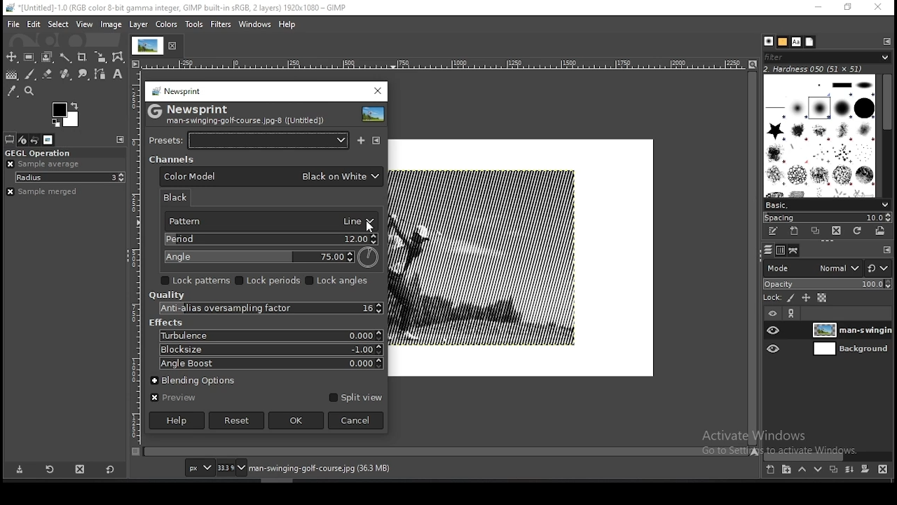 The height and width of the screenshot is (505, 897). I want to click on lock, so click(773, 297).